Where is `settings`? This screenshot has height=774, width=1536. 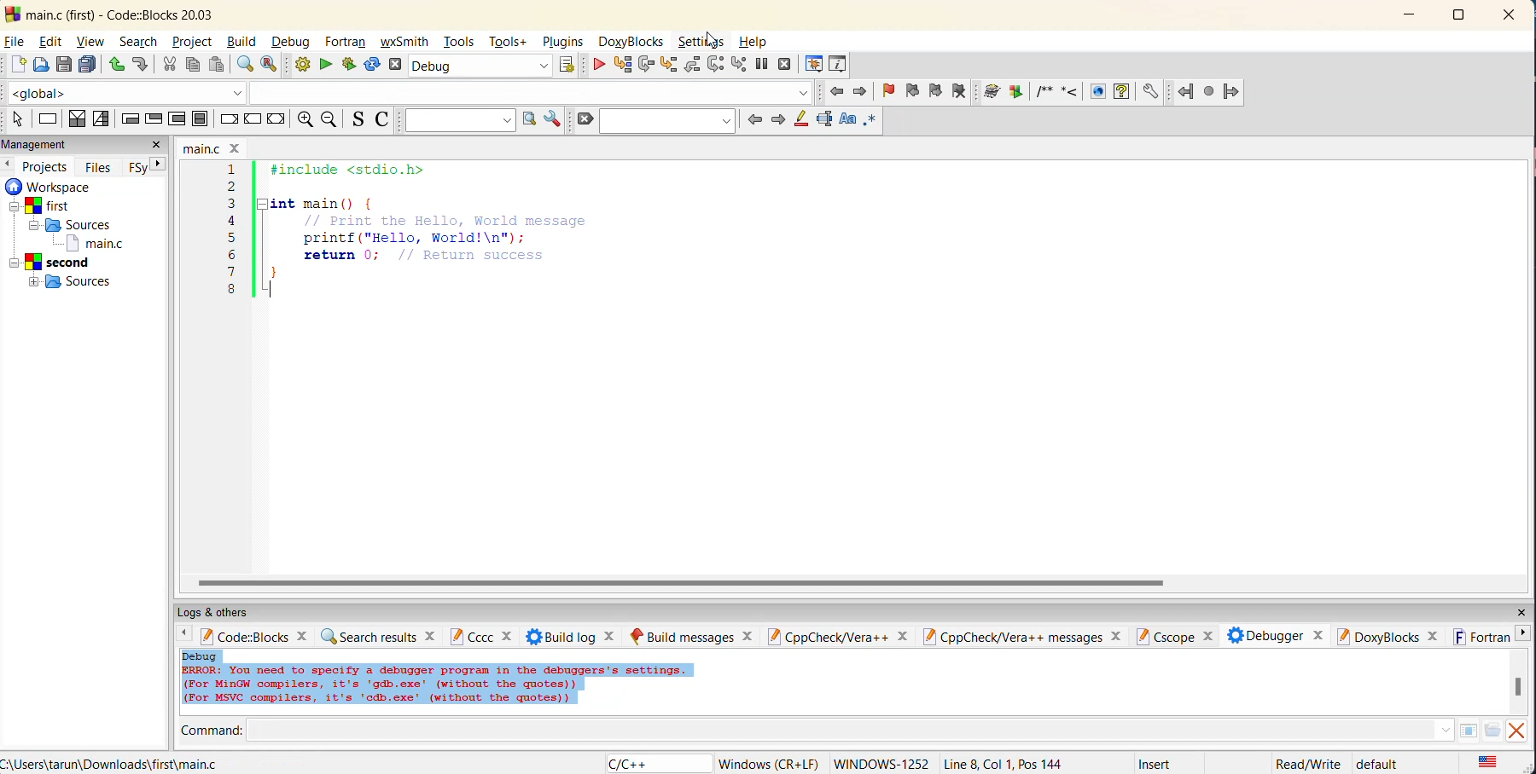 settings is located at coordinates (707, 40).